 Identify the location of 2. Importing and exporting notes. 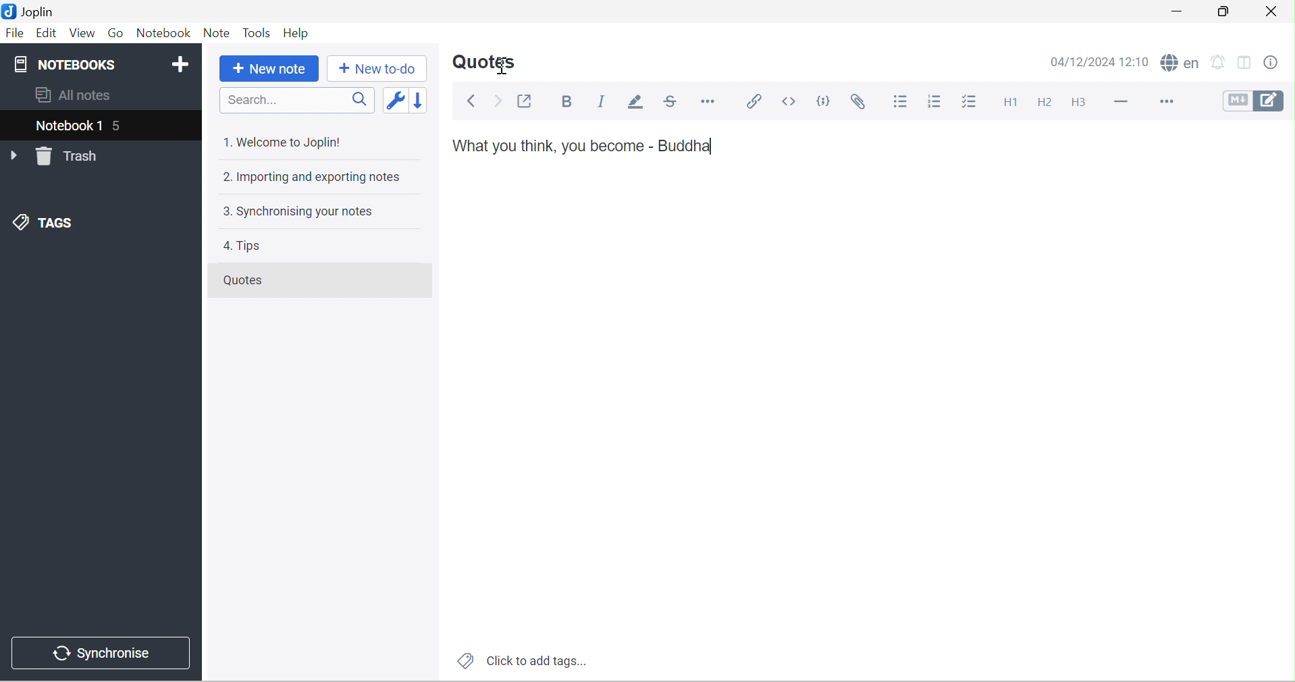
(314, 176).